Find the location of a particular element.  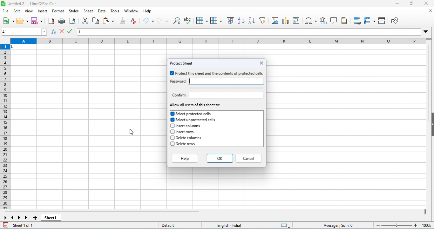

copy is located at coordinates (96, 21).